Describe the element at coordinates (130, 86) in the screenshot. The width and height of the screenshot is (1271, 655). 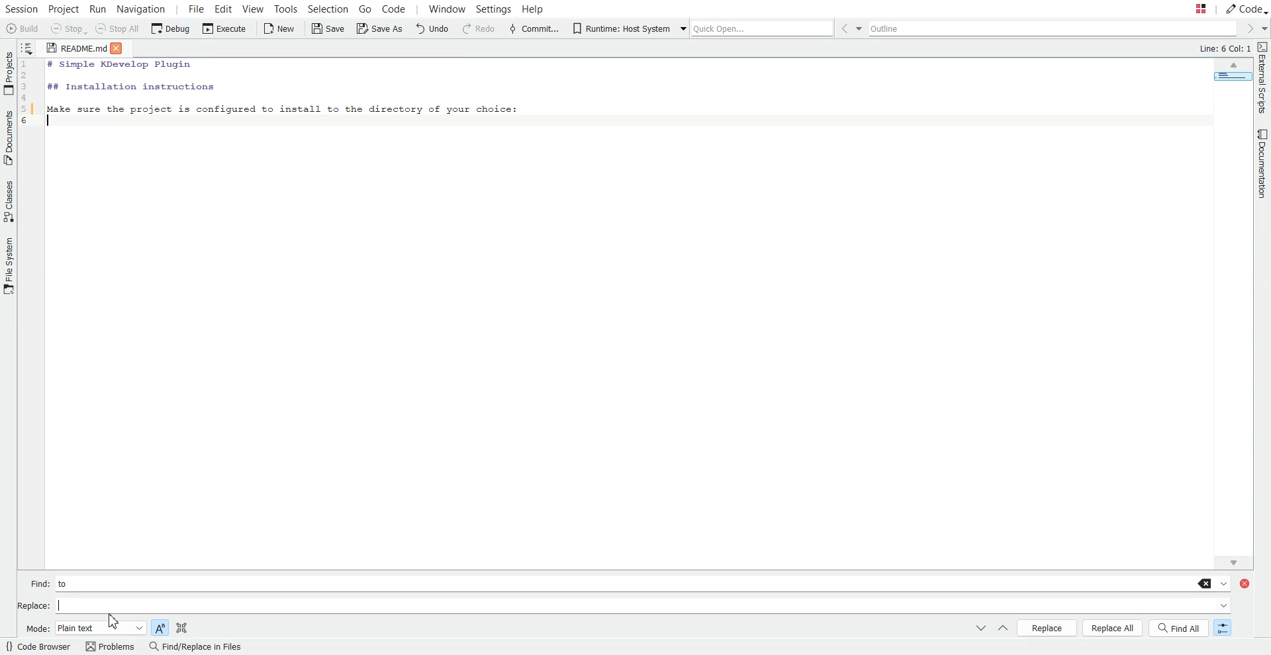
I see `## Installation instructions` at that location.